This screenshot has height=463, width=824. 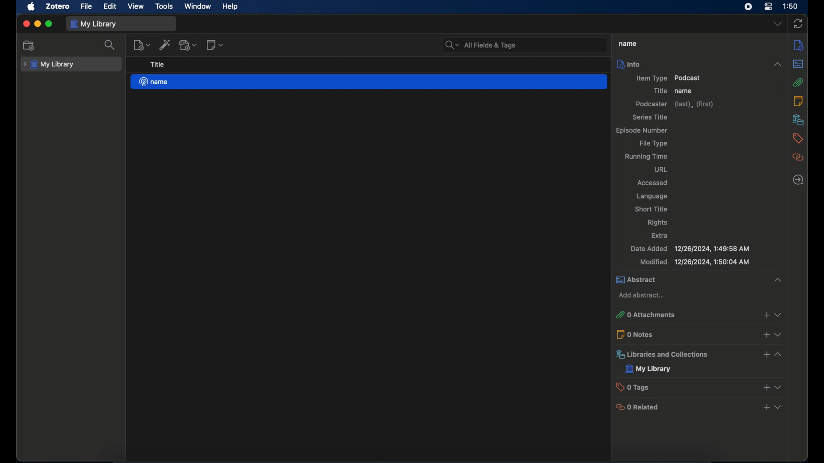 What do you see at coordinates (641, 131) in the screenshot?
I see `episode number` at bounding box center [641, 131].